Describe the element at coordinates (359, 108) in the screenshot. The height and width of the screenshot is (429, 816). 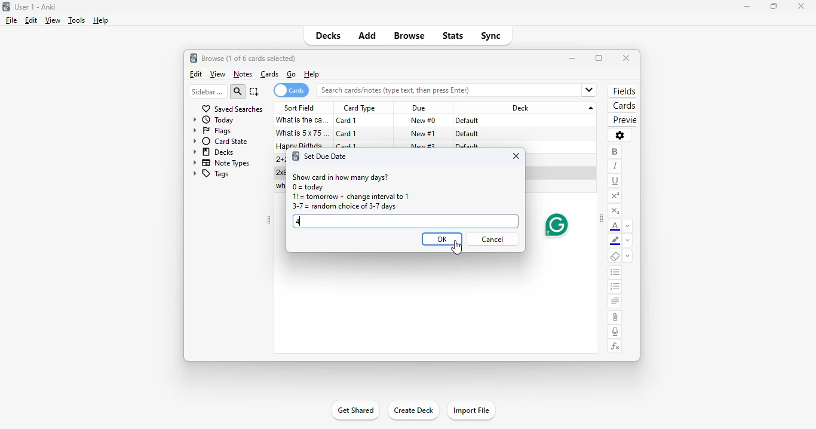
I see `card type` at that location.